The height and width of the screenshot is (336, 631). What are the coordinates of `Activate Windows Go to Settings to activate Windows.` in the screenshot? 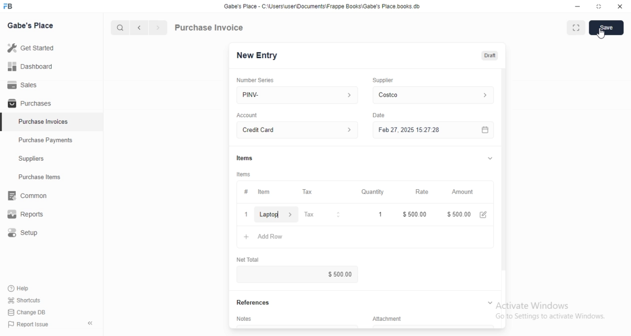 It's located at (551, 310).